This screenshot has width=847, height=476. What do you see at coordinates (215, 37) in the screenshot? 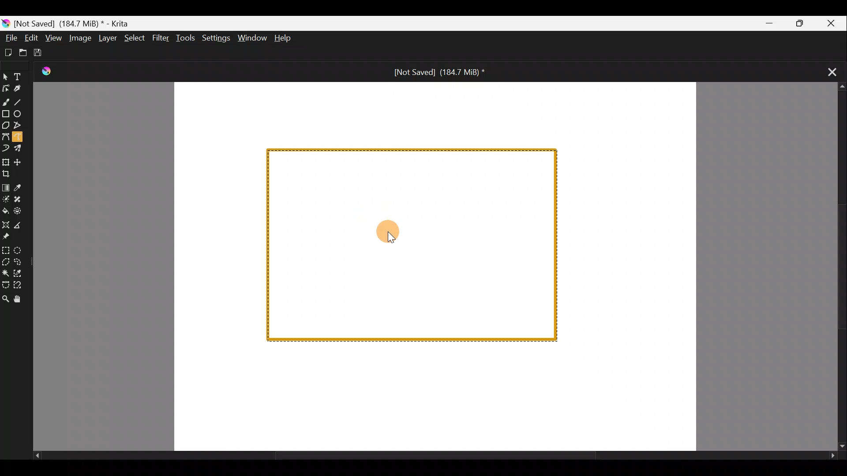
I see `Settings` at bounding box center [215, 37].